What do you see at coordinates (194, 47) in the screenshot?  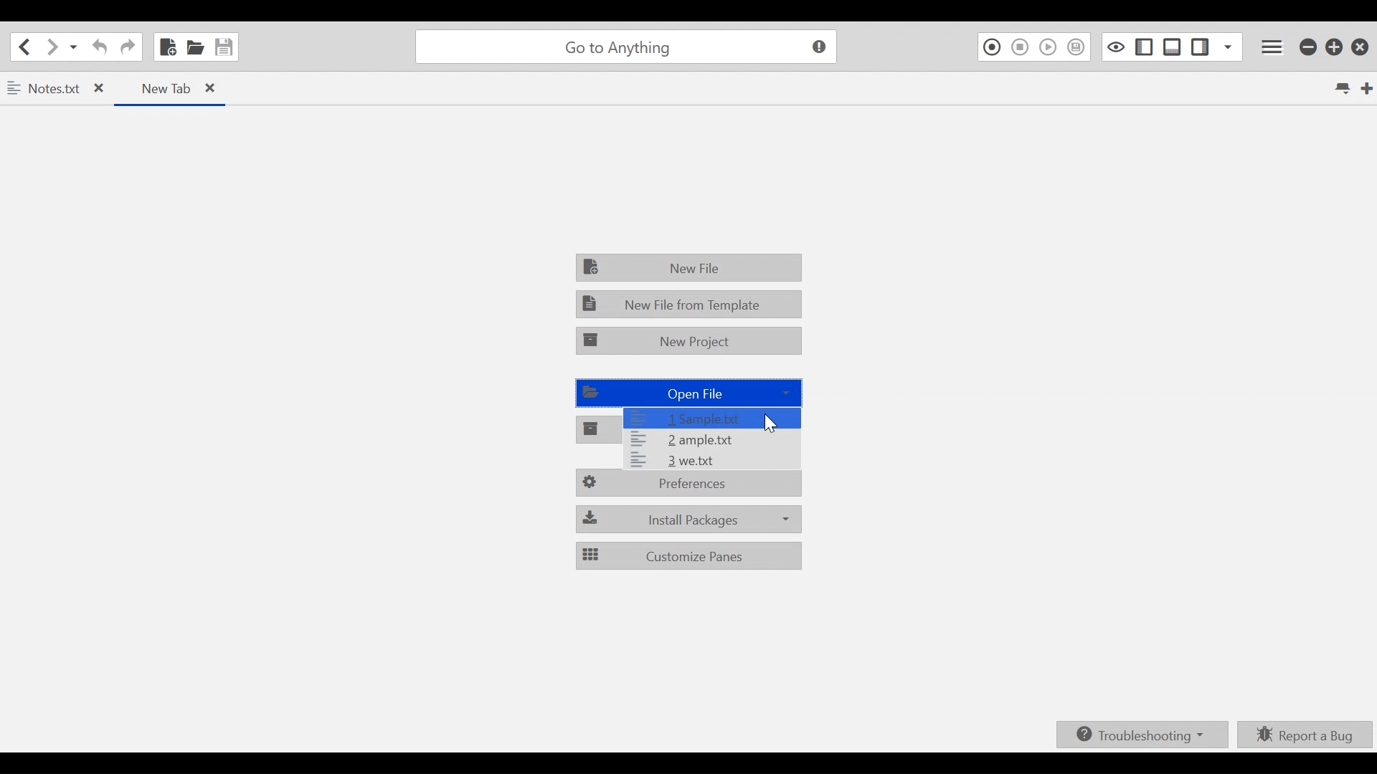 I see `Open File` at bounding box center [194, 47].